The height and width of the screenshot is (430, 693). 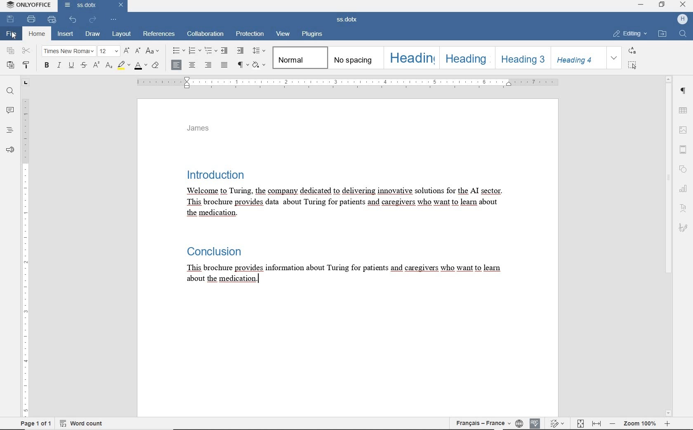 What do you see at coordinates (535, 422) in the screenshot?
I see `SPELL CHECKING` at bounding box center [535, 422].